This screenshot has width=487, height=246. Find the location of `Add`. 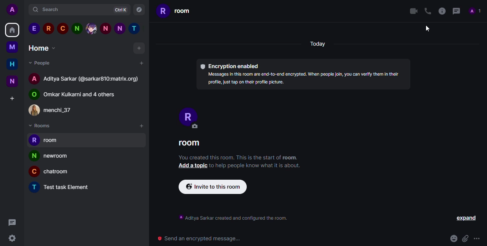

Add is located at coordinates (140, 48).